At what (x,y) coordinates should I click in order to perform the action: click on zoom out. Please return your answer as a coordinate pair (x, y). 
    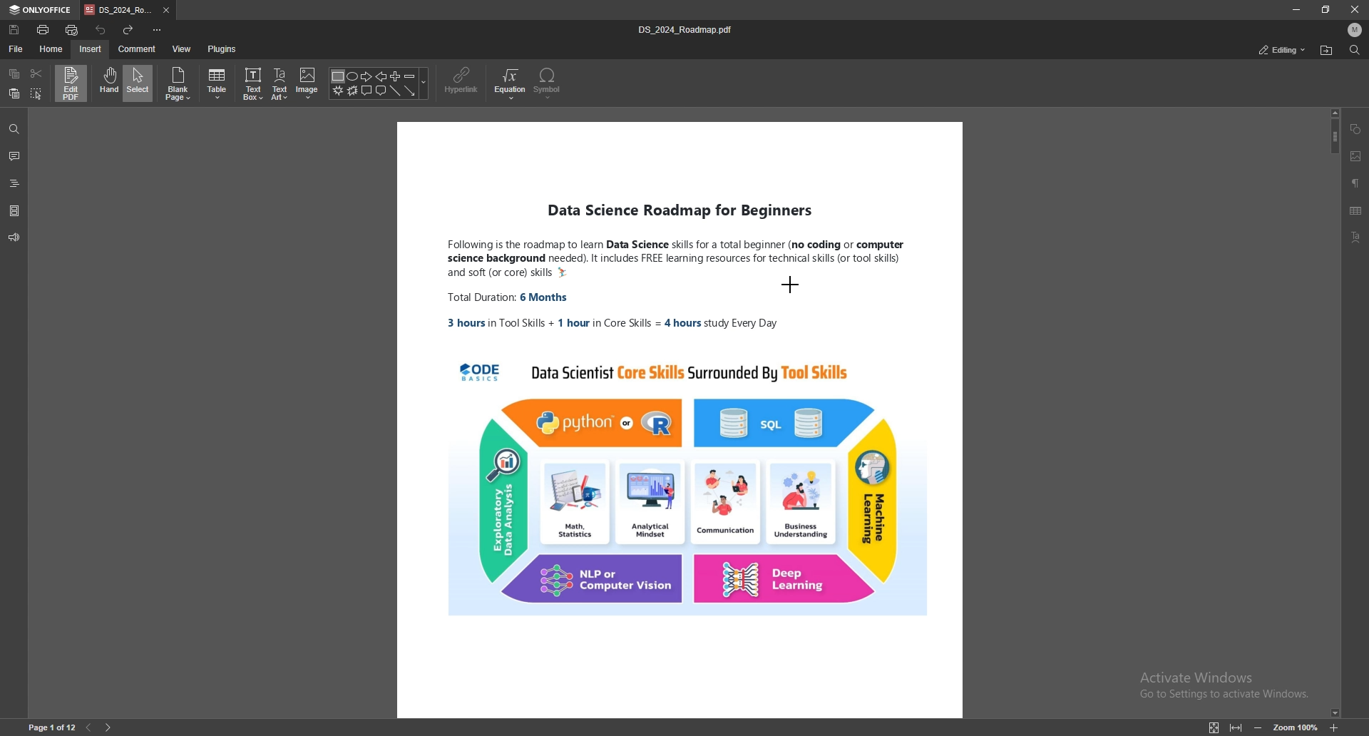
    Looking at the image, I should click on (1258, 727).